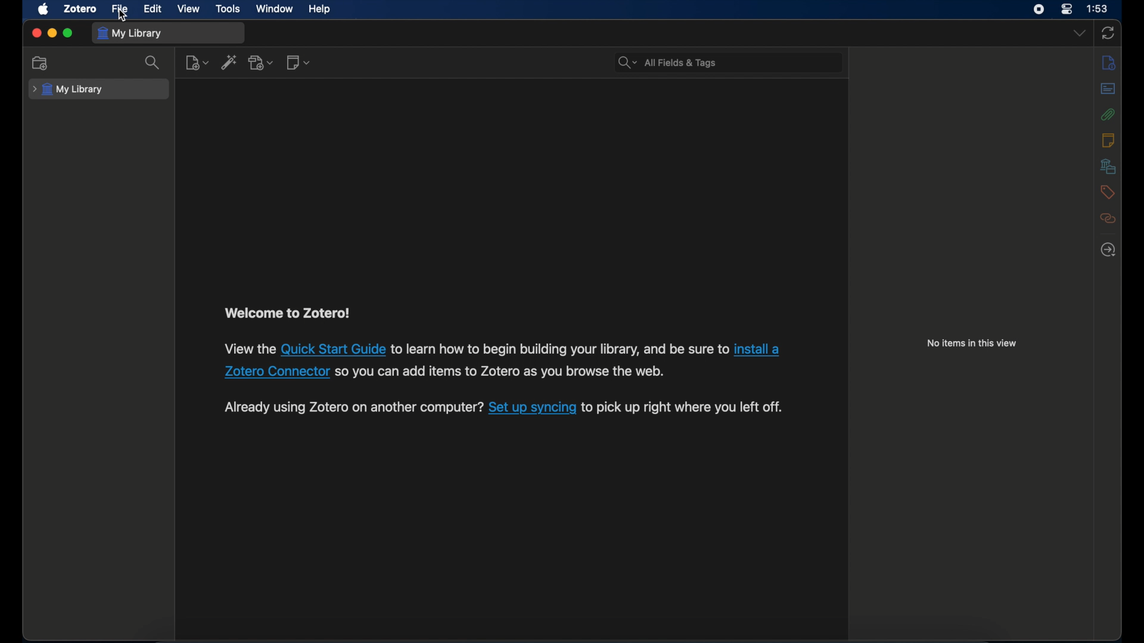 This screenshot has width=1144, height=643. I want to click on abstract, so click(1109, 89).